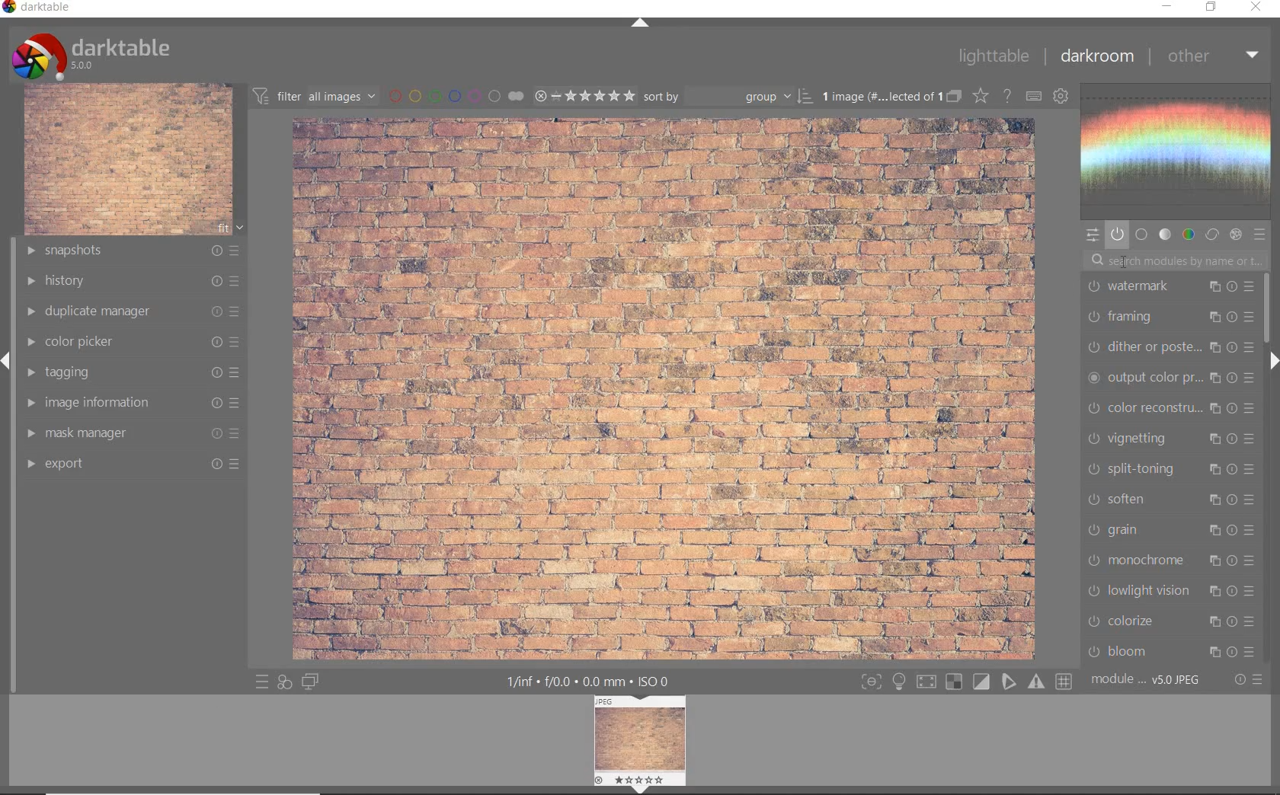  I want to click on selected image range rating, so click(584, 96).